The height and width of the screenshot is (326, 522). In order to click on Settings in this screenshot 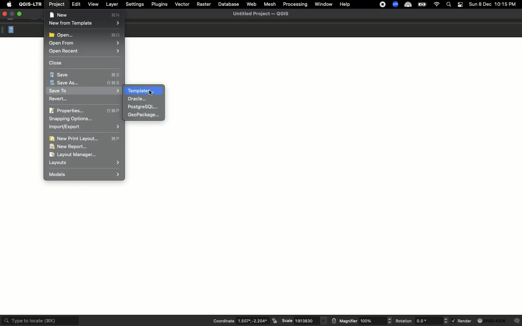, I will do `click(135, 4)`.